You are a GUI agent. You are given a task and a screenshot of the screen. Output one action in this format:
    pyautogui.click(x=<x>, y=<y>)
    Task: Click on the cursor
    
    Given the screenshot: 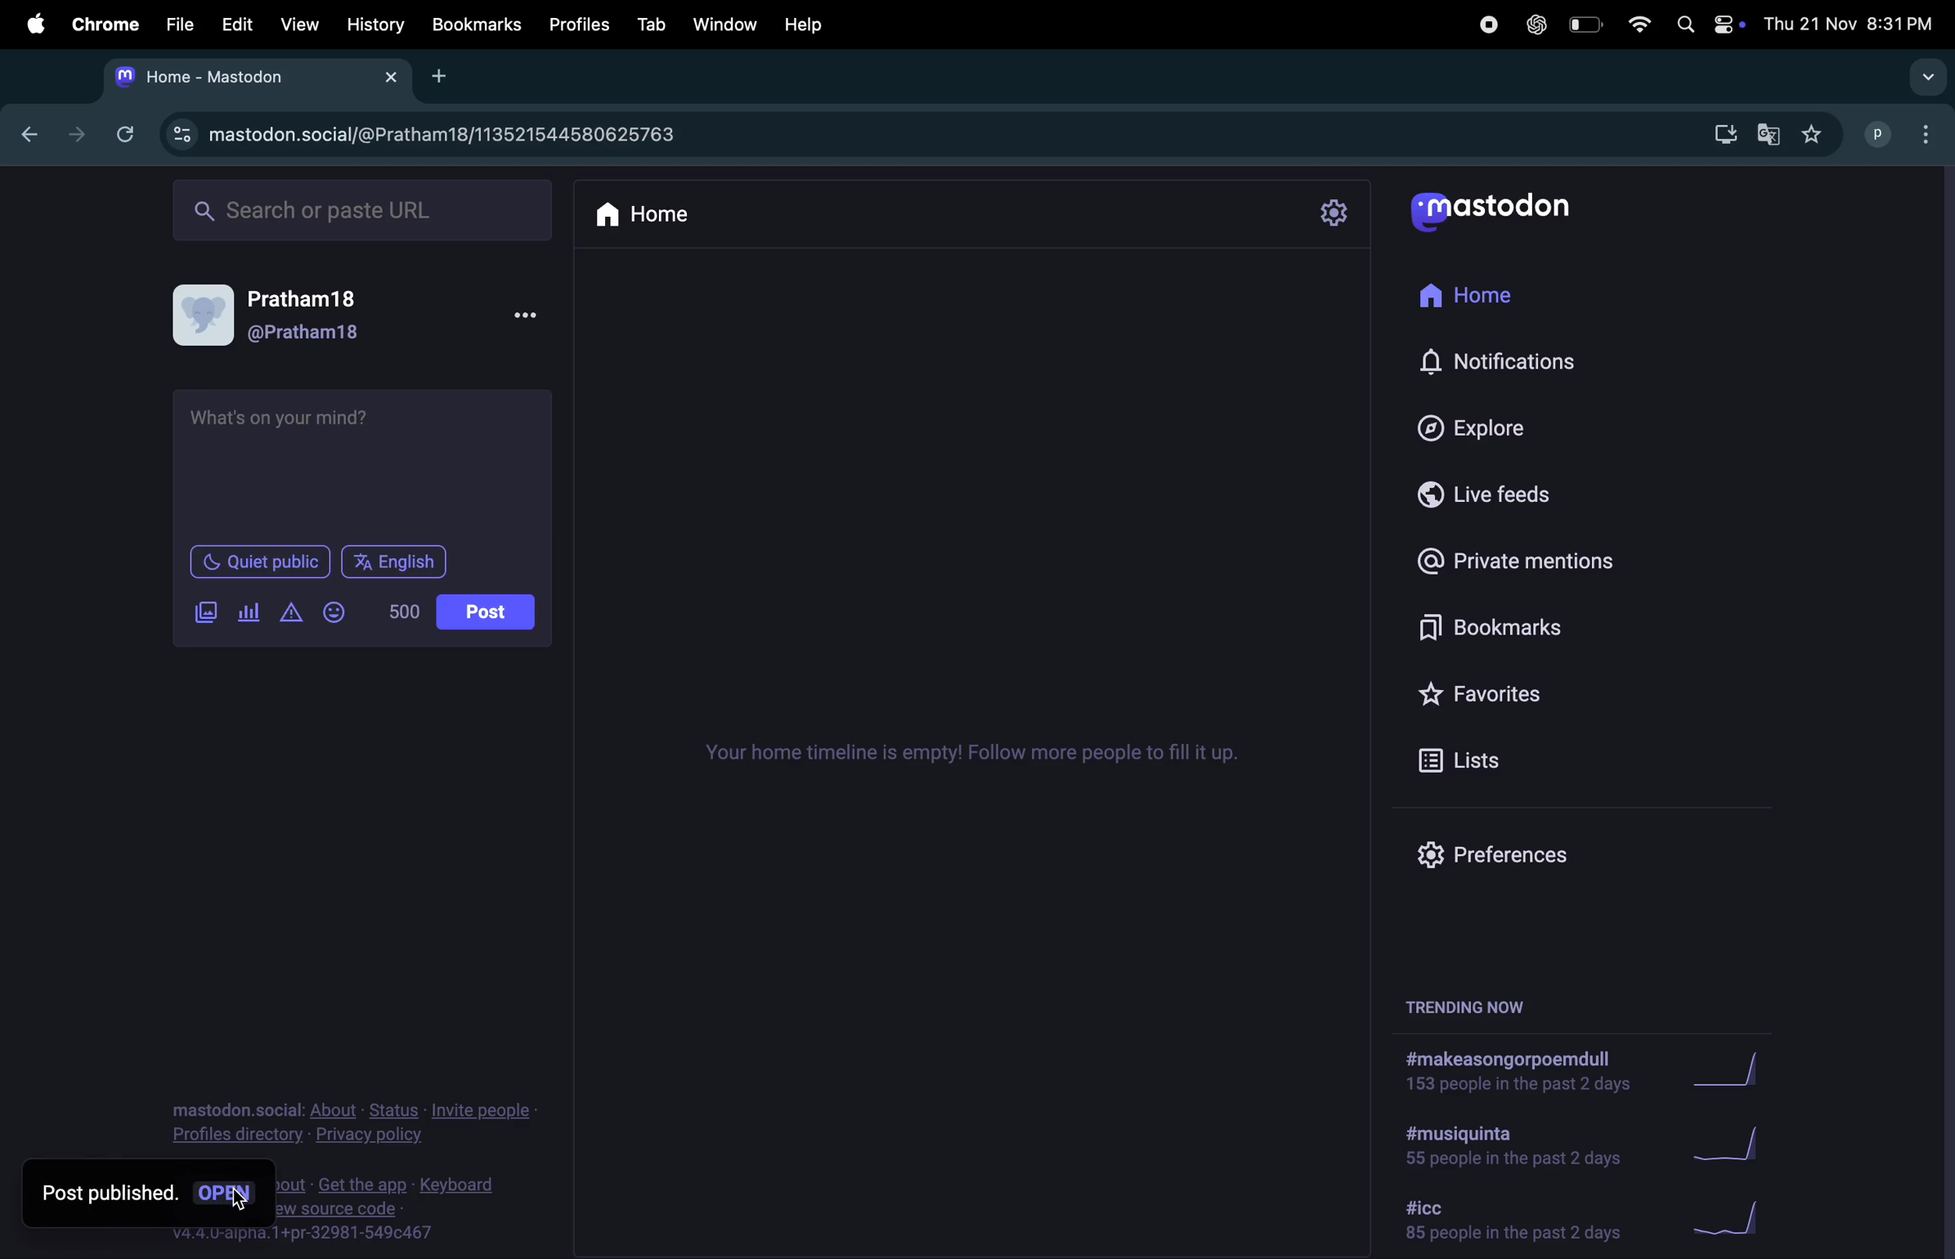 What is the action you would take?
    pyautogui.click(x=239, y=1200)
    